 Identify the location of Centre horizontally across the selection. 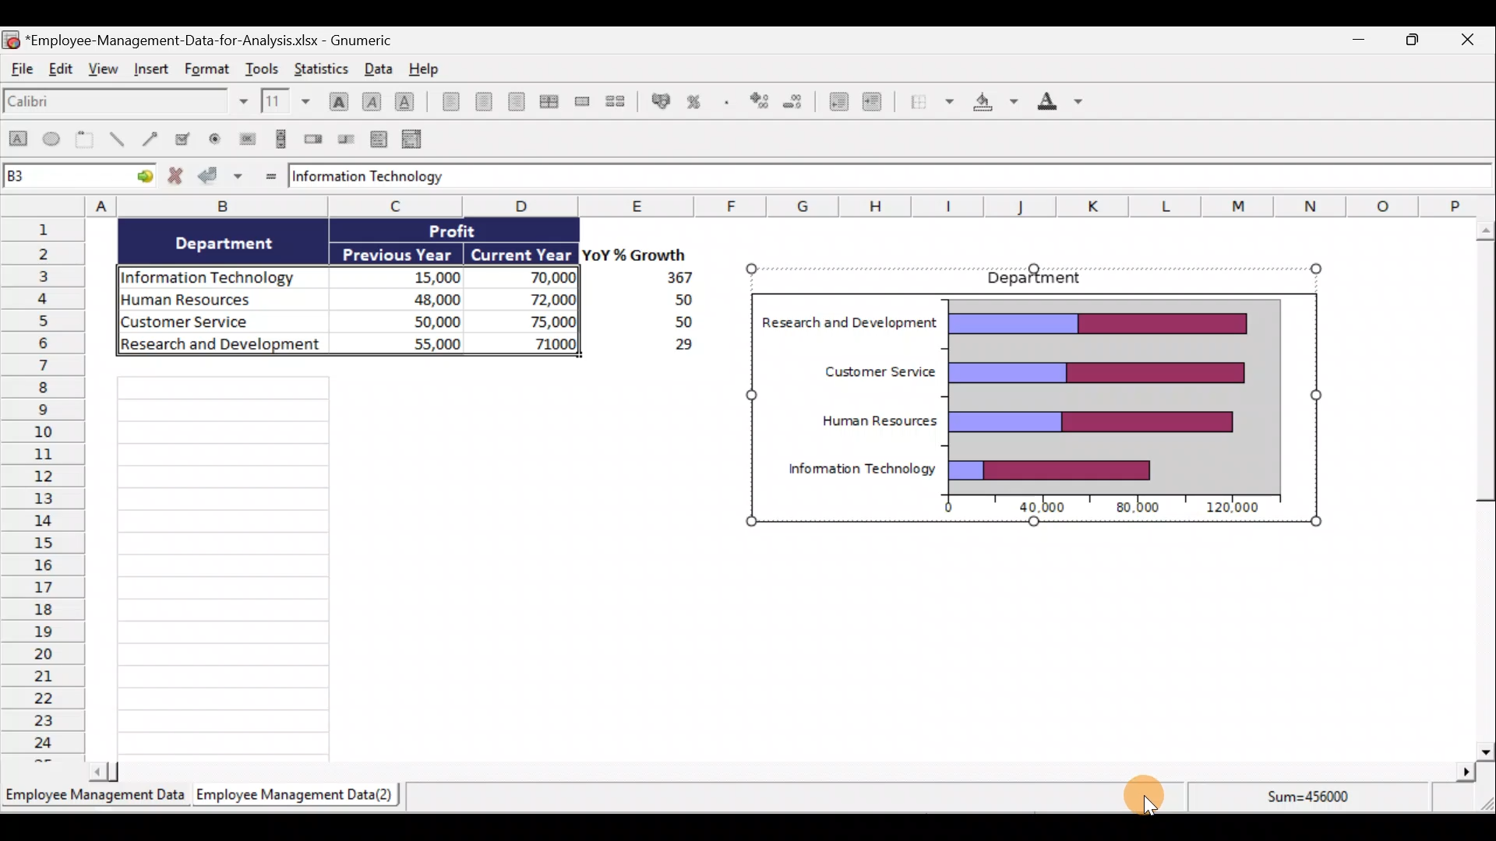
(552, 101).